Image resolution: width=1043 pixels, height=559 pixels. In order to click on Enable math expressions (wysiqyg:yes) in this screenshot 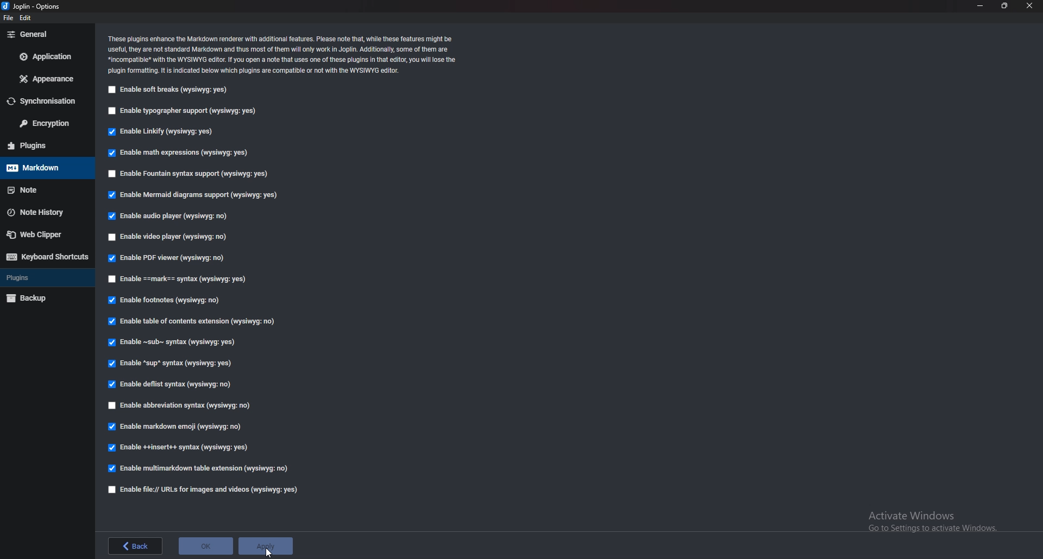, I will do `click(186, 154)`.